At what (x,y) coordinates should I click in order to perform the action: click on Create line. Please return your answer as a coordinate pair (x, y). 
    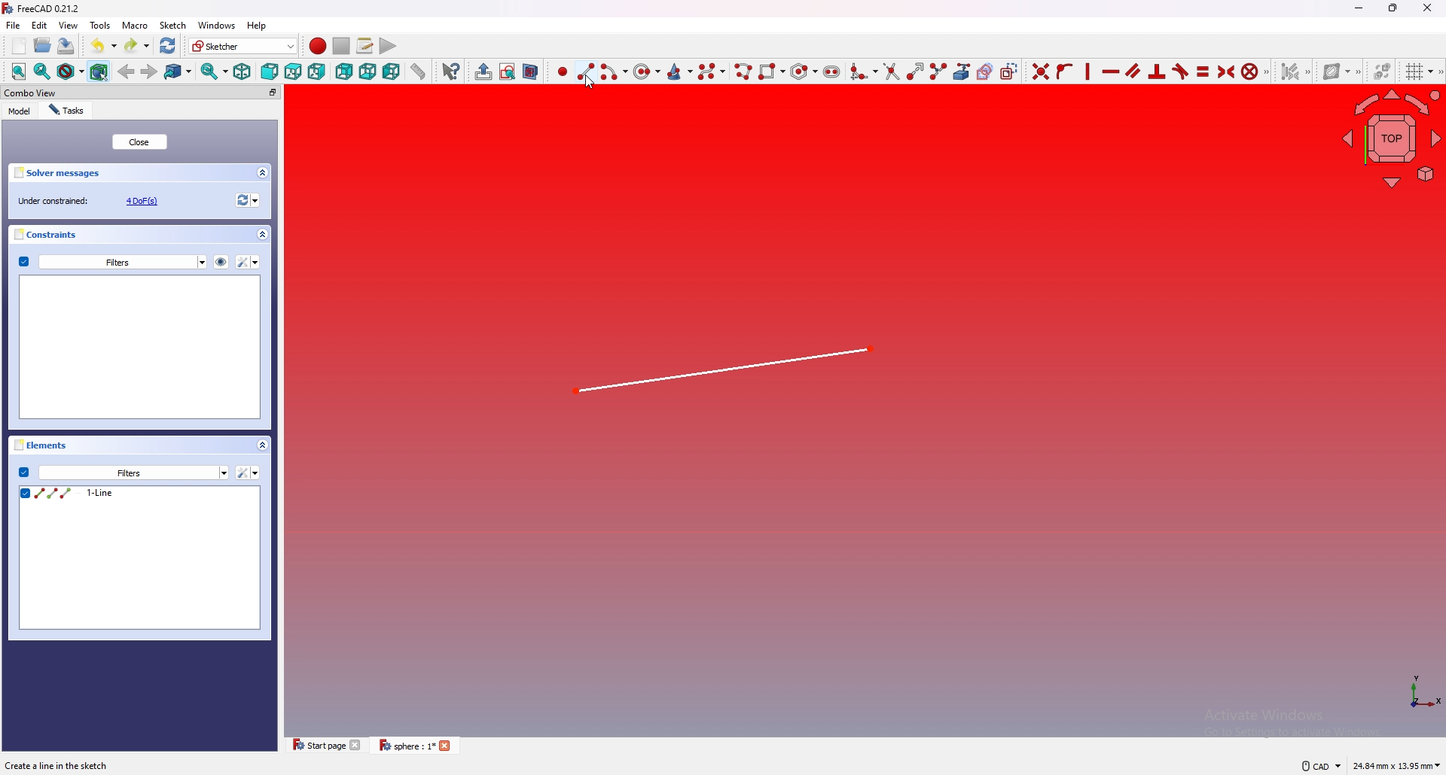
    Looking at the image, I should click on (586, 71).